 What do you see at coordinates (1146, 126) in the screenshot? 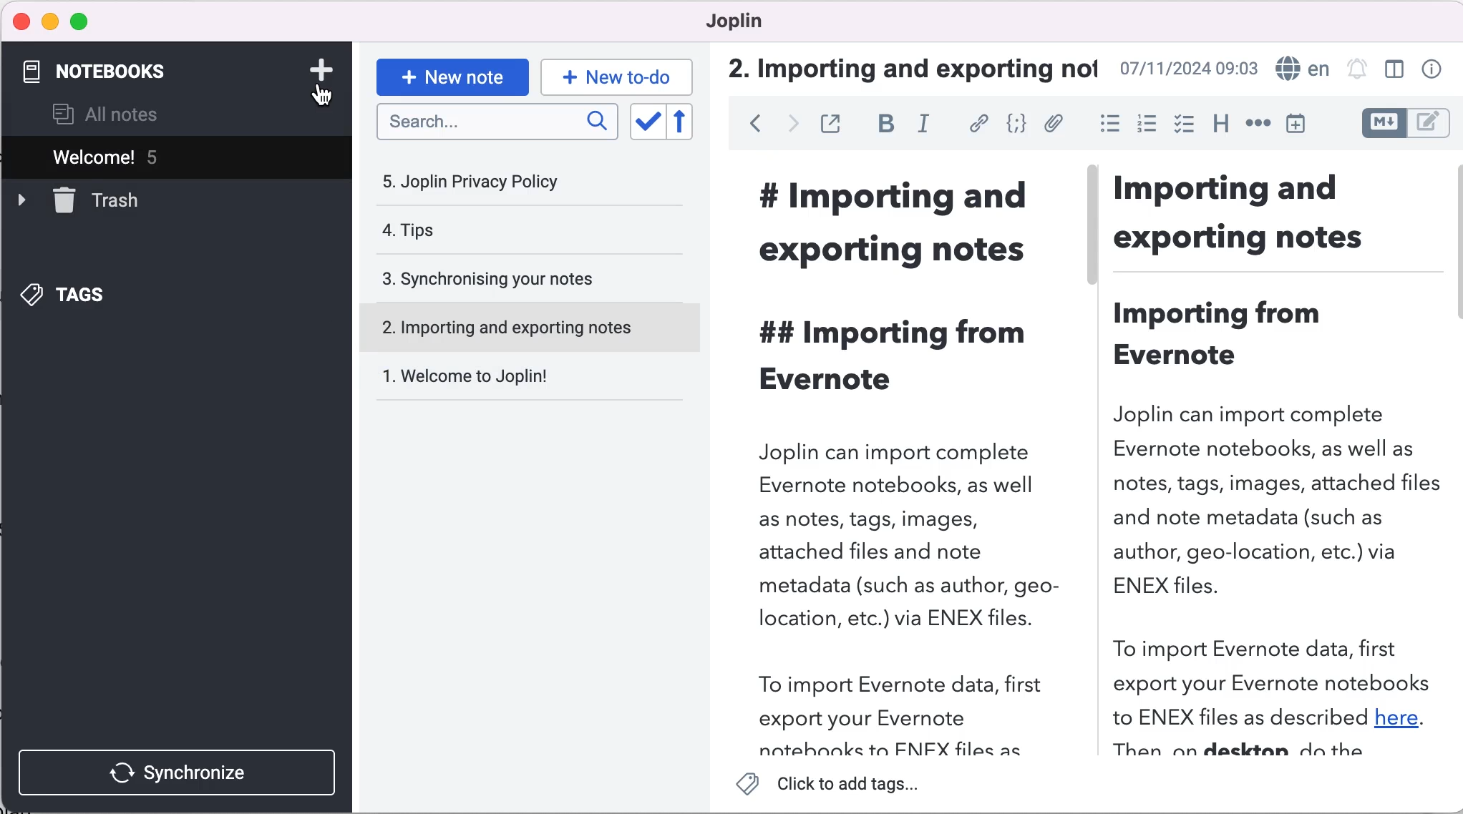
I see `numbered list` at bounding box center [1146, 126].